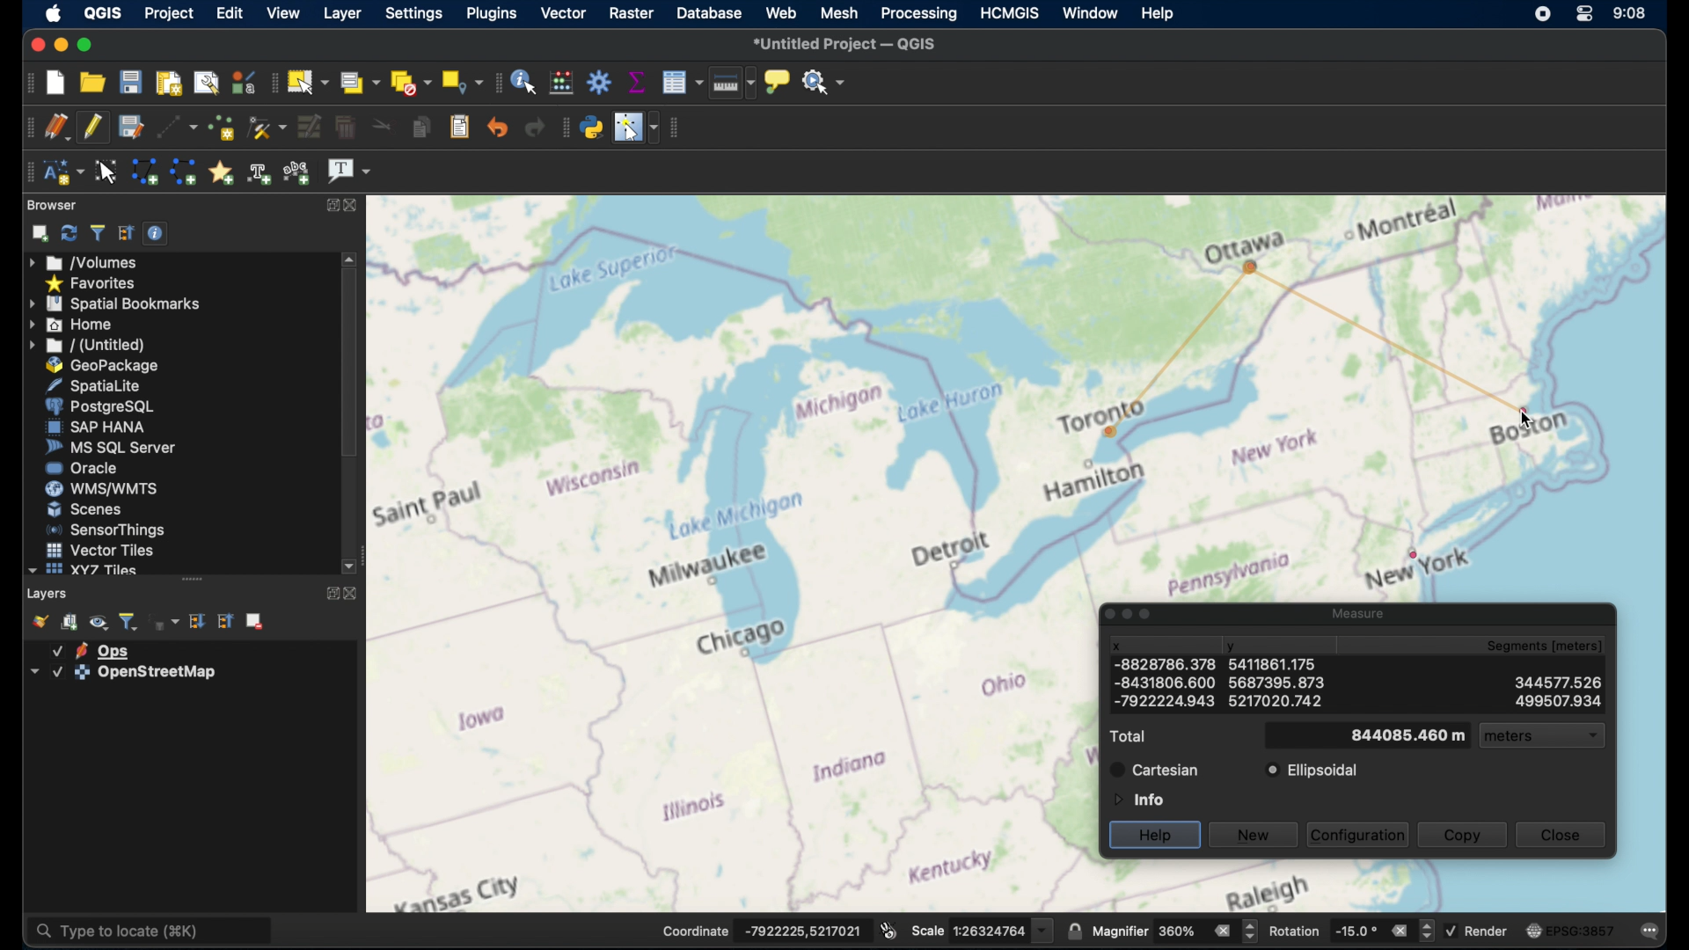  Describe the element at coordinates (59, 44) in the screenshot. I see `minimize` at that location.